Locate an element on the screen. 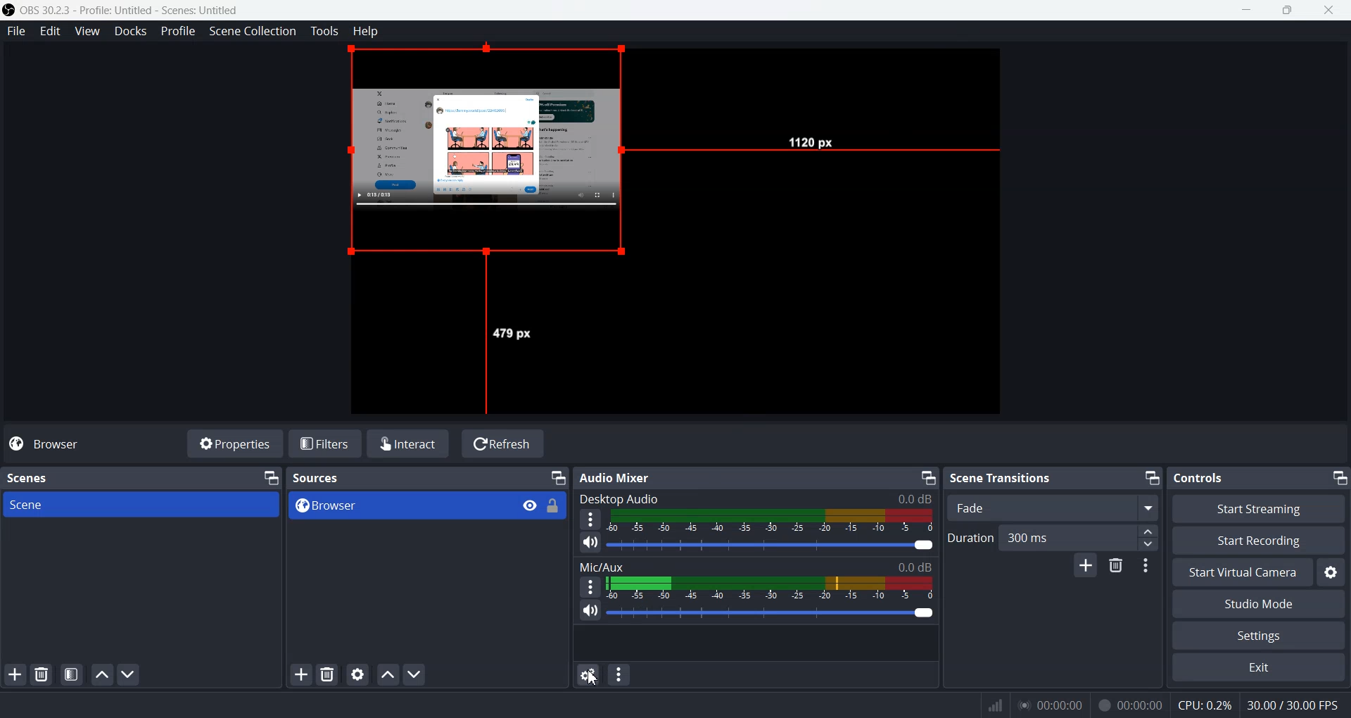 The width and height of the screenshot is (1351, 718). Transition properties is located at coordinates (1148, 567).